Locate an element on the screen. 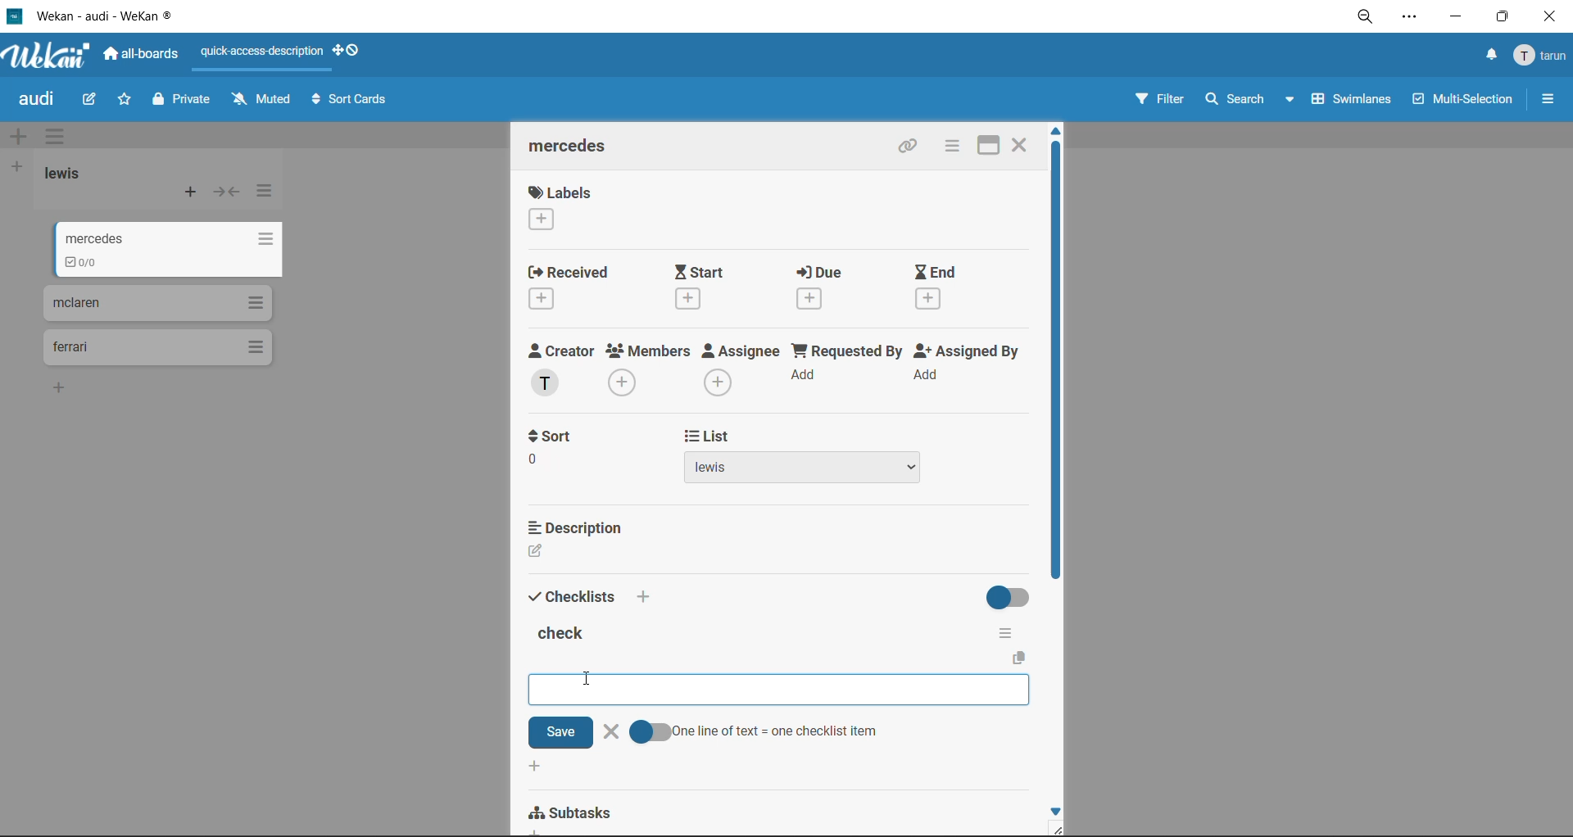 The height and width of the screenshot is (837, 1573). quick access description is located at coordinates (266, 52).